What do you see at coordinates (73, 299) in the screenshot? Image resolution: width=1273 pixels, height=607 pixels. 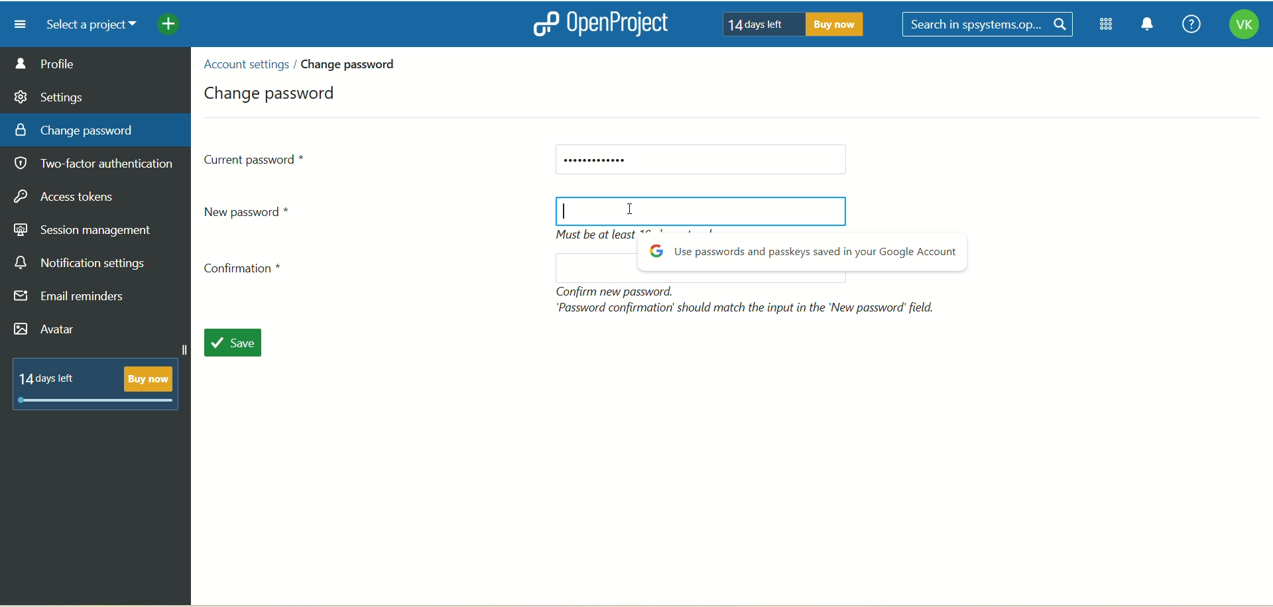 I see `email reminders` at bounding box center [73, 299].